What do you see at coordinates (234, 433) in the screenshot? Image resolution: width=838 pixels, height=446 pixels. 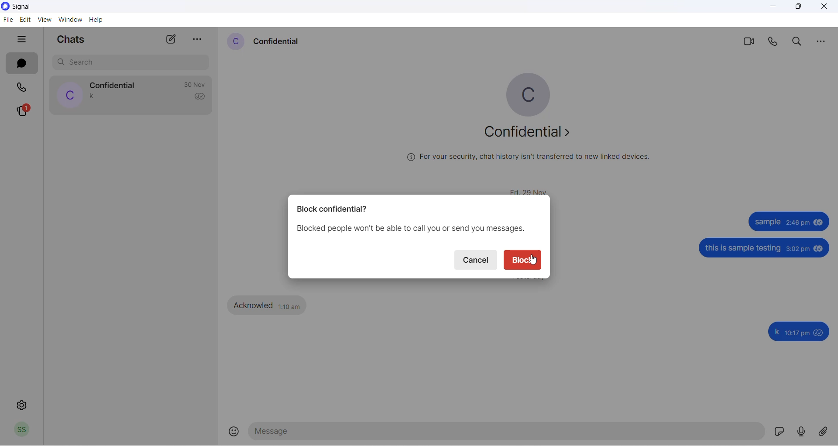 I see `emojis` at bounding box center [234, 433].